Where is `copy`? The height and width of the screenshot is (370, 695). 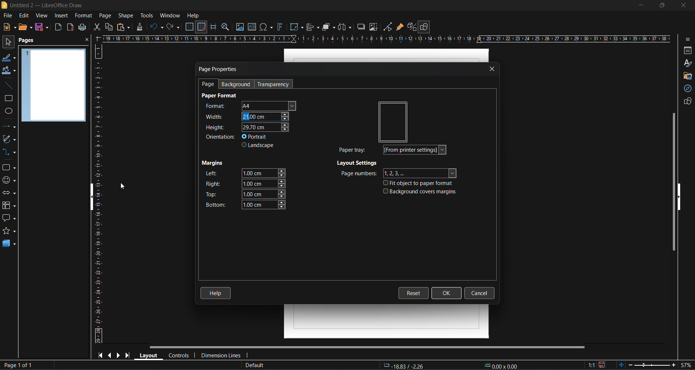
copy is located at coordinates (109, 27).